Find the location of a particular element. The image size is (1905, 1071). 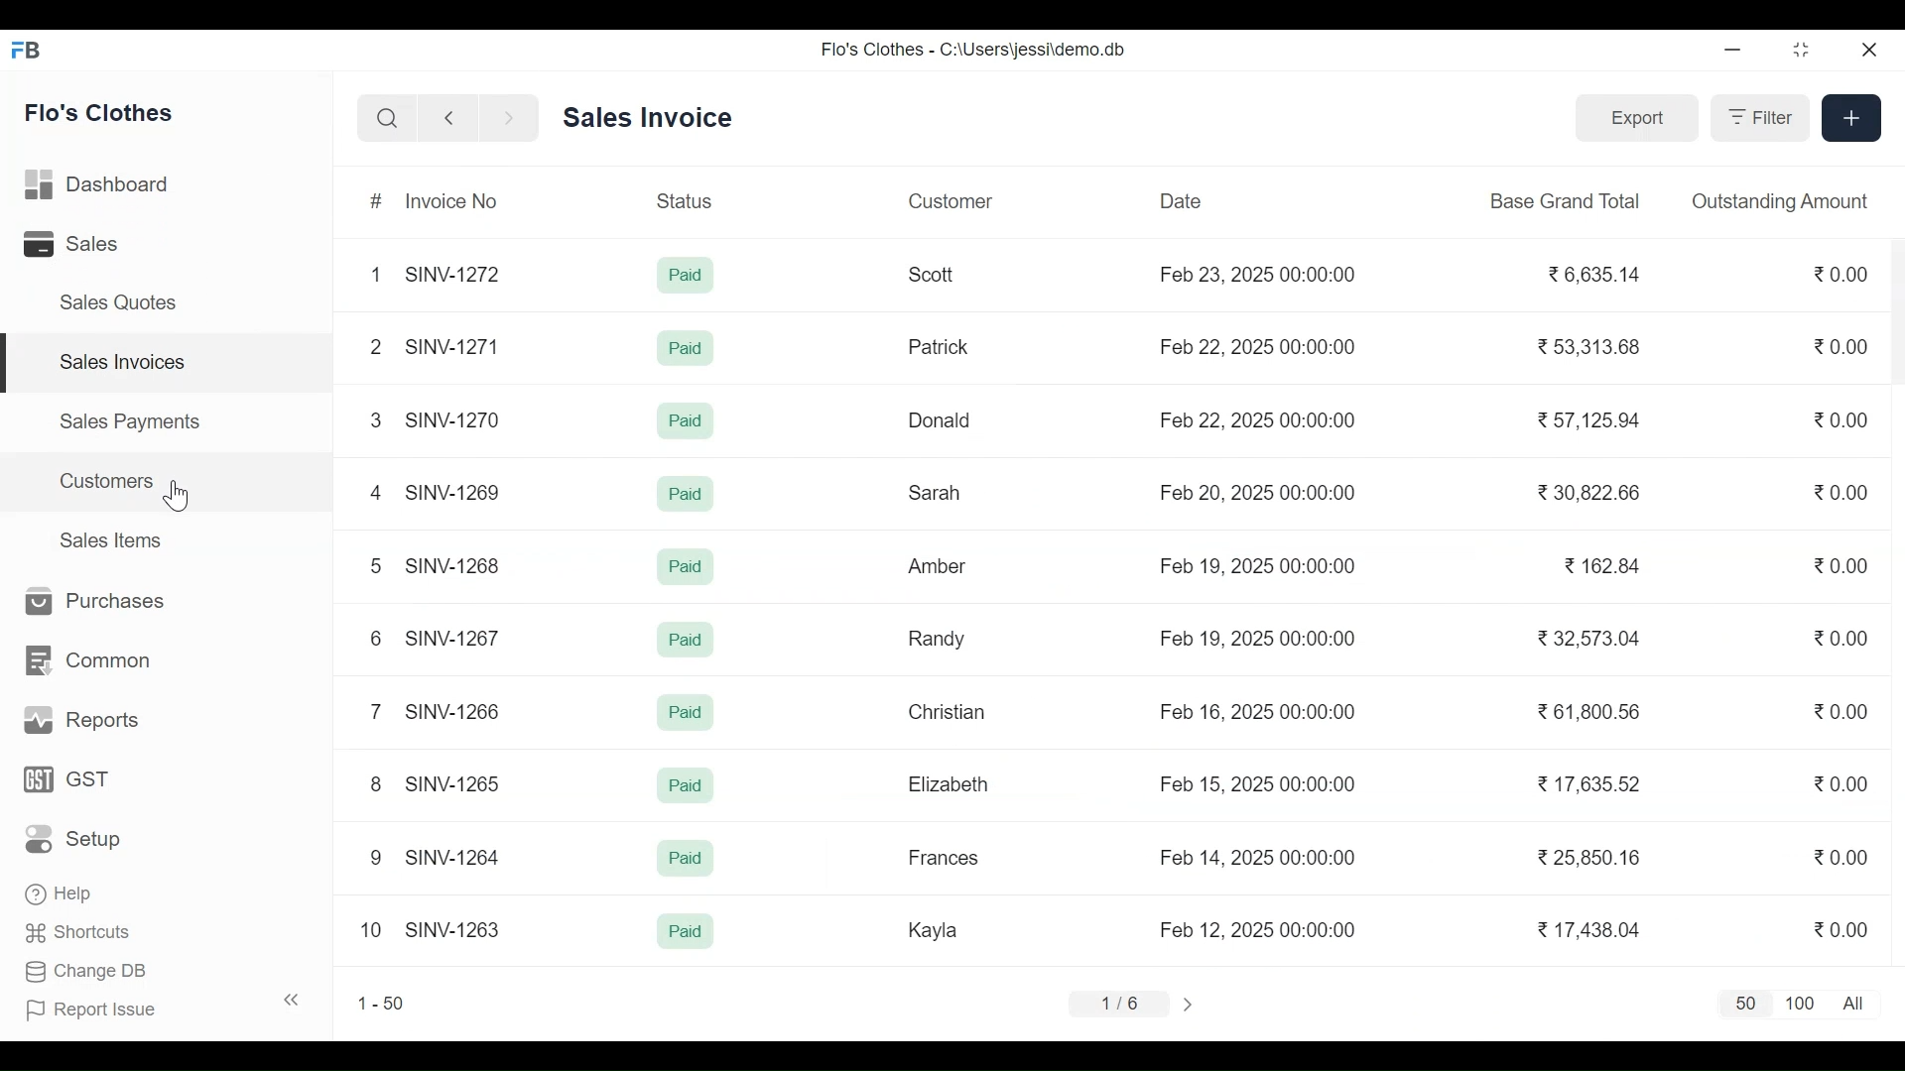

30,822.66 is located at coordinates (1591, 491).